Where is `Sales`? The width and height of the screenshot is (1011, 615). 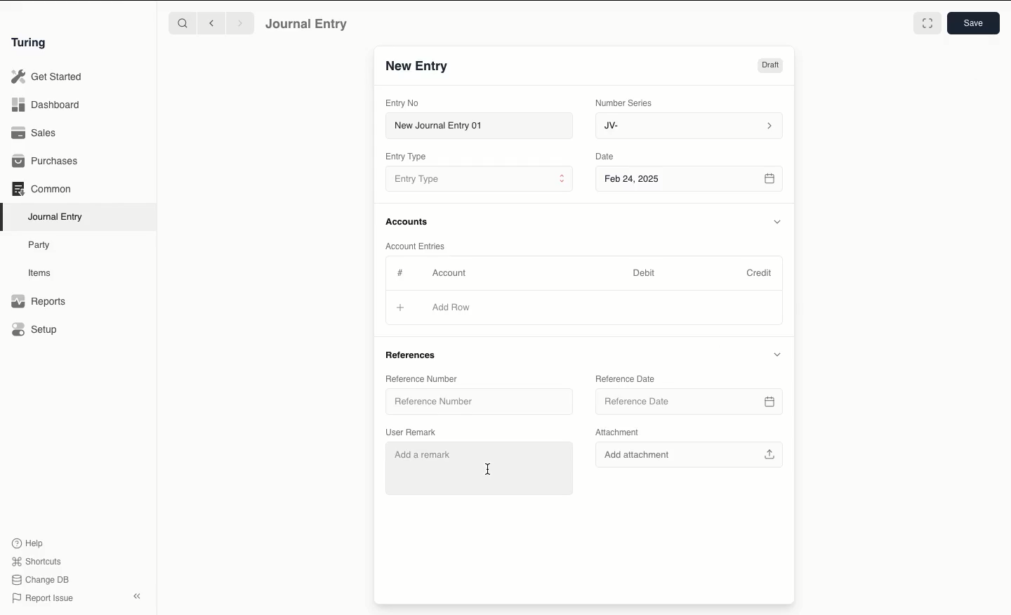 Sales is located at coordinates (36, 133).